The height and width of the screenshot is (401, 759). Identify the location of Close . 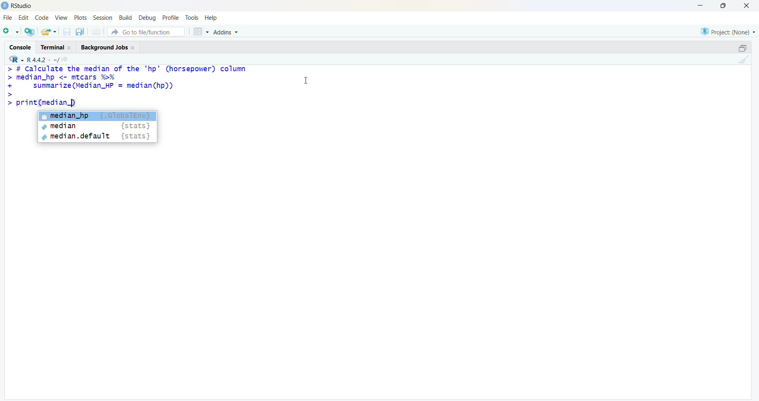
(134, 48).